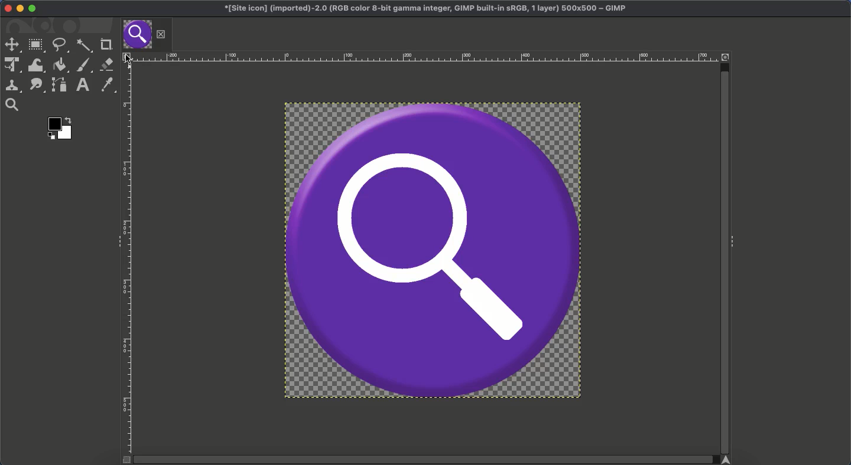  I want to click on Tab, so click(147, 35).